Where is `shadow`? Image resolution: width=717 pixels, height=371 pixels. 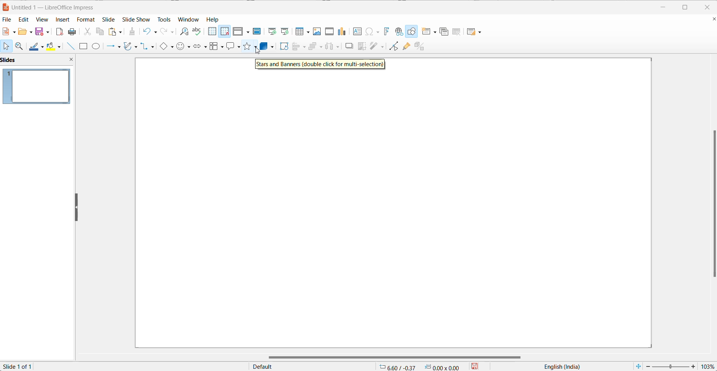
shadow is located at coordinates (350, 46).